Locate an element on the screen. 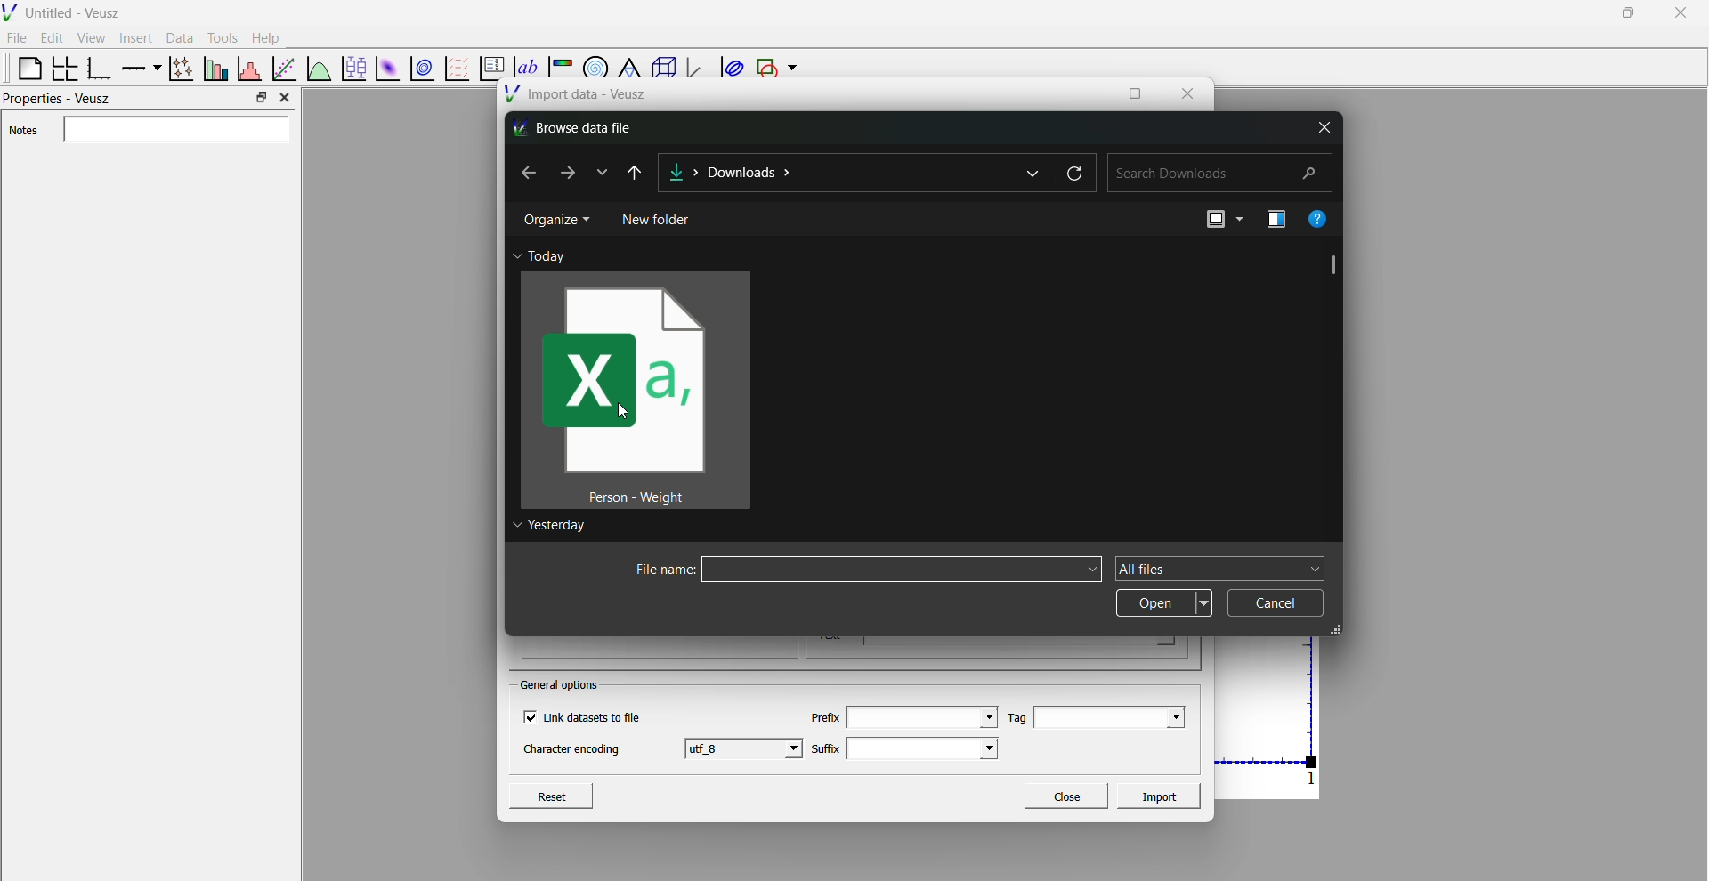  Tag - dropdown is located at coordinates (1118, 715).